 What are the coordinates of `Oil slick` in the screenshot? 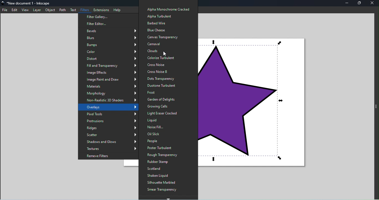 It's located at (167, 134).